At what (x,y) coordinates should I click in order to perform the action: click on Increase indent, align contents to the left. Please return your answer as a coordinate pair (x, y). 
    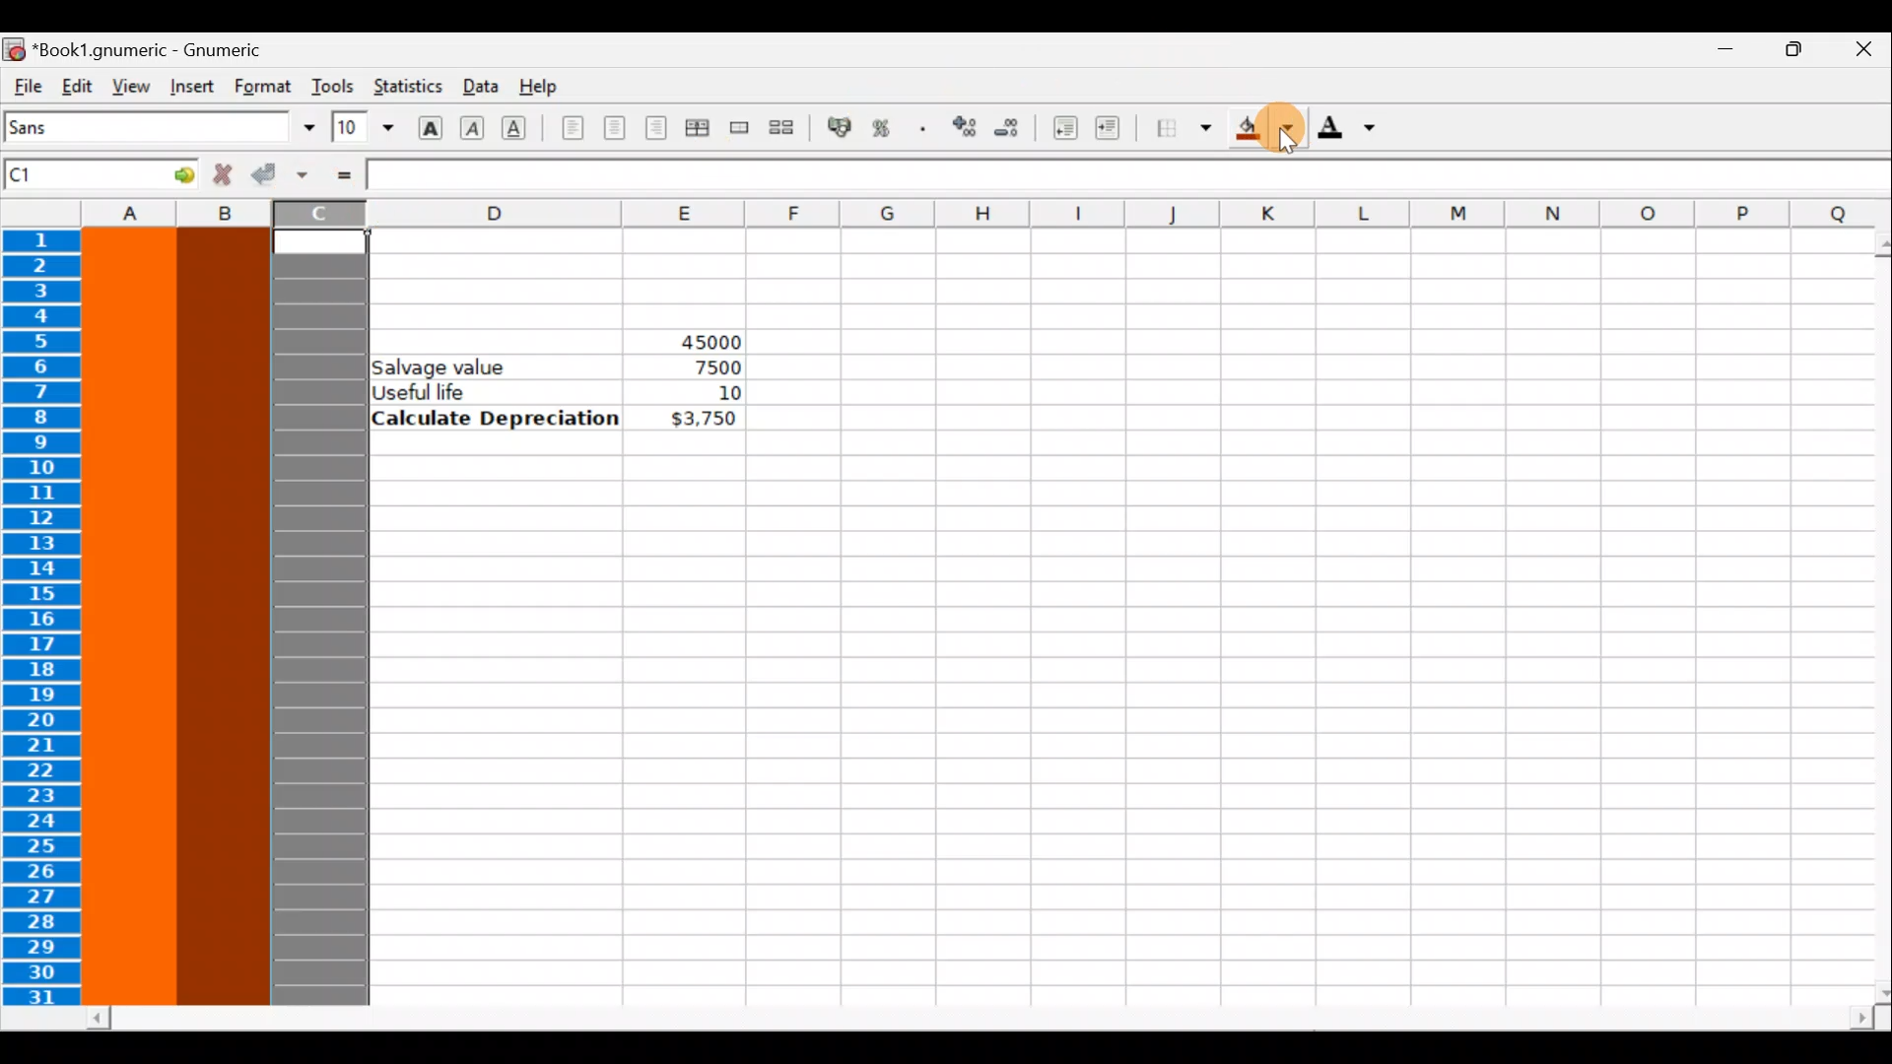
    Looking at the image, I should click on (1116, 130).